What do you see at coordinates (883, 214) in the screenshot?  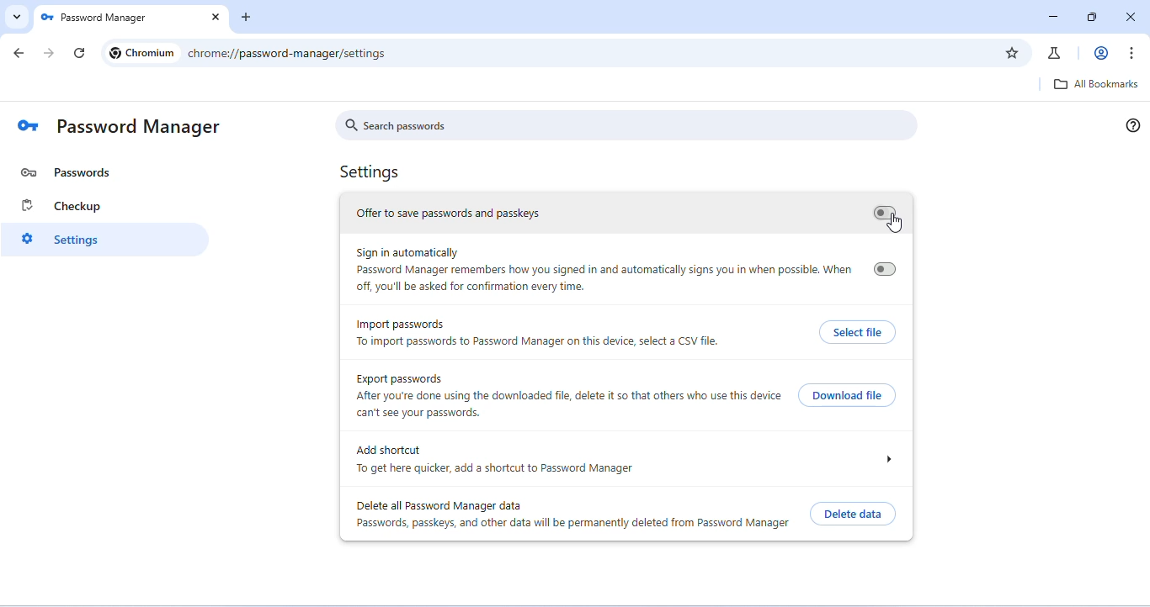 I see `turn on/ off save password` at bounding box center [883, 214].